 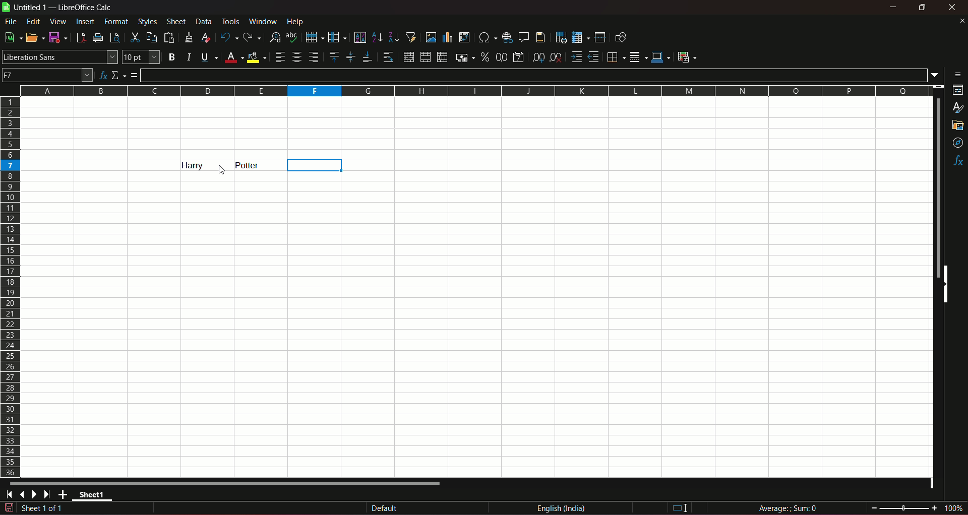 What do you see at coordinates (336, 36) in the screenshot?
I see `column` at bounding box center [336, 36].